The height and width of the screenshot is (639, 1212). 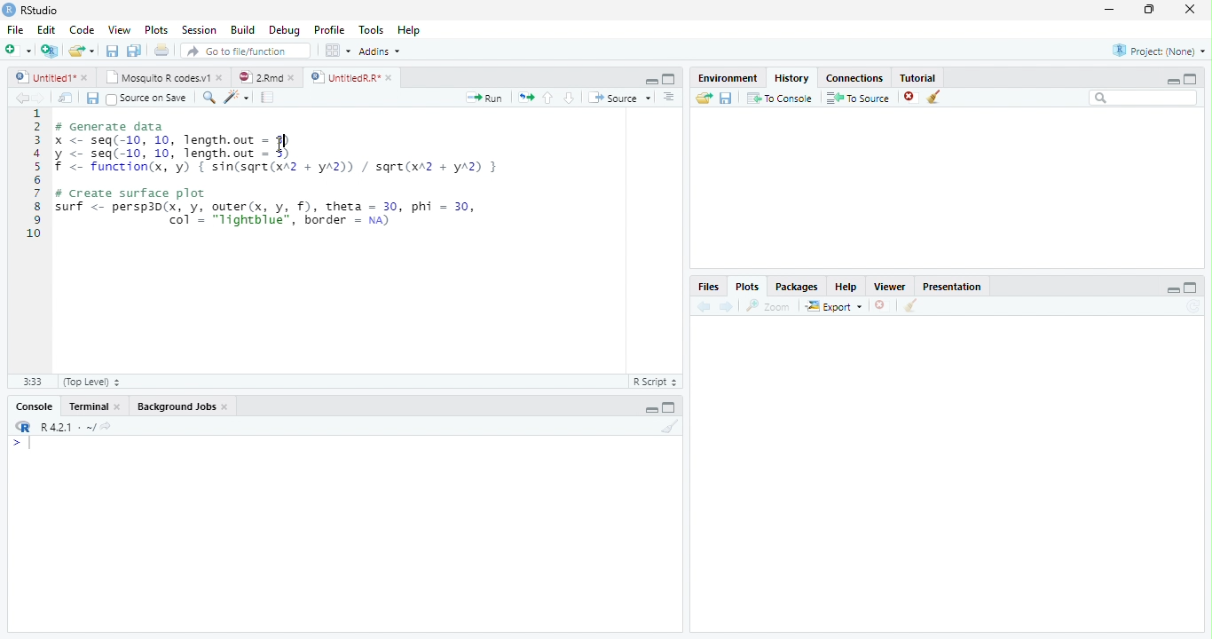 I want to click on Code, so click(x=81, y=29).